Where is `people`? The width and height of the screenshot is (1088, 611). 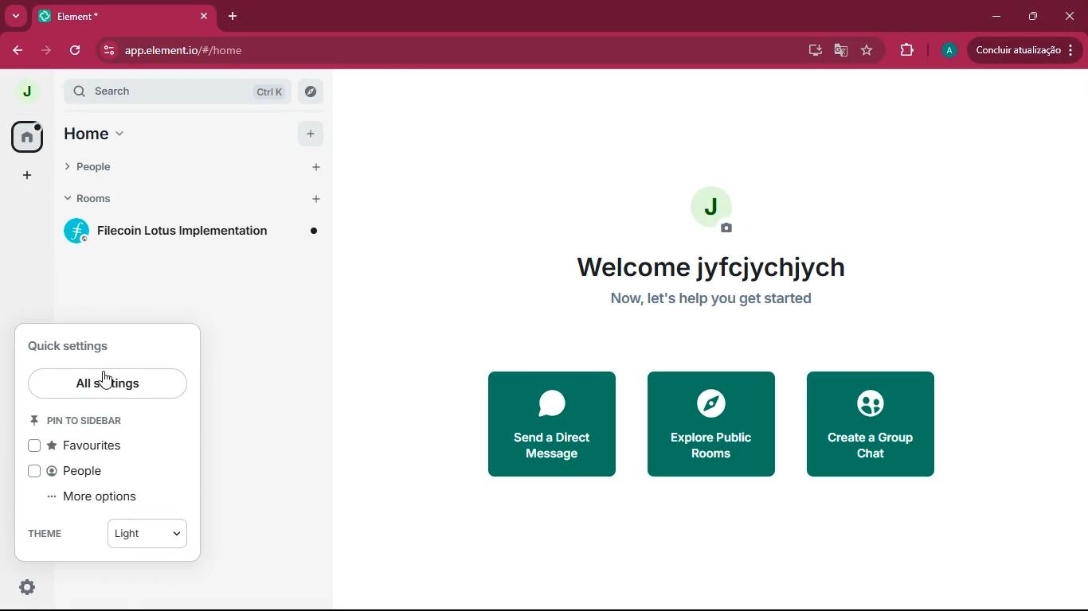 people is located at coordinates (73, 473).